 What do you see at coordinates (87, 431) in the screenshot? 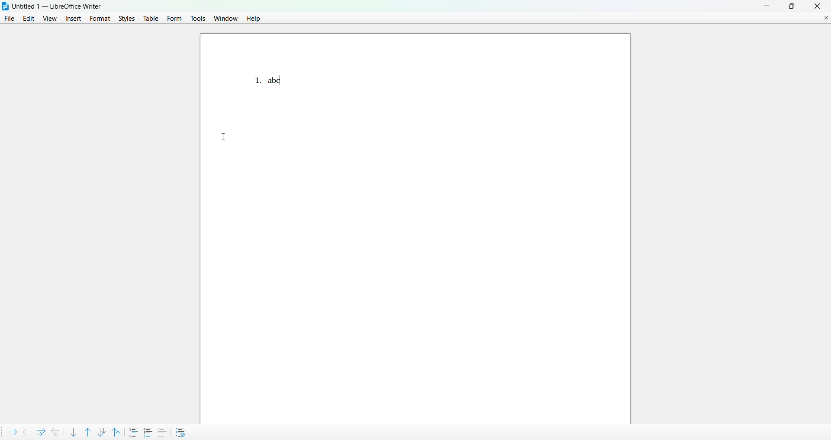
I see `move item up` at bounding box center [87, 431].